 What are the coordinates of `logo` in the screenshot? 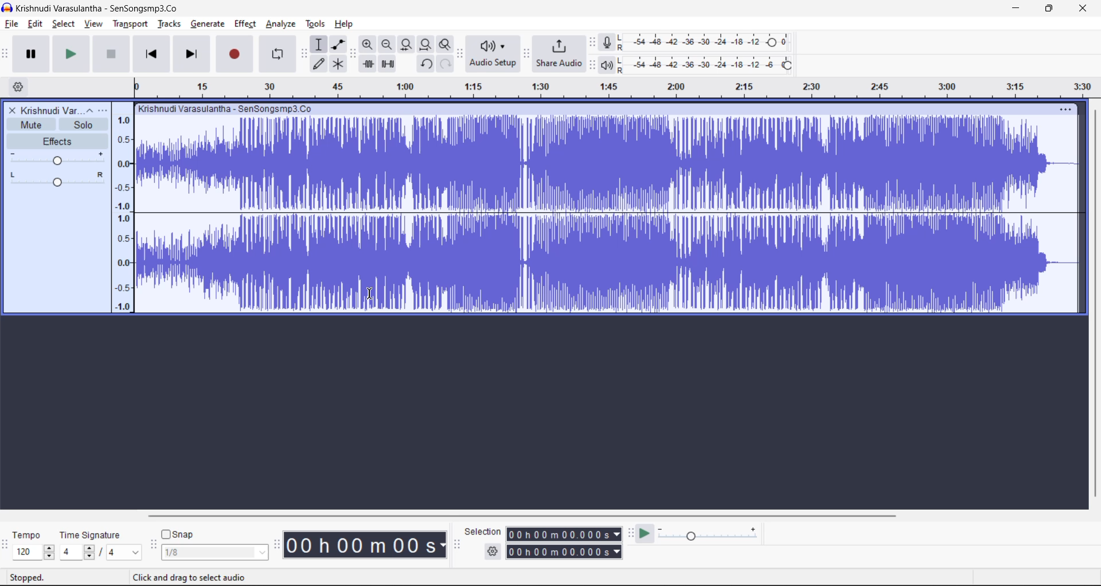 It's located at (7, 9).